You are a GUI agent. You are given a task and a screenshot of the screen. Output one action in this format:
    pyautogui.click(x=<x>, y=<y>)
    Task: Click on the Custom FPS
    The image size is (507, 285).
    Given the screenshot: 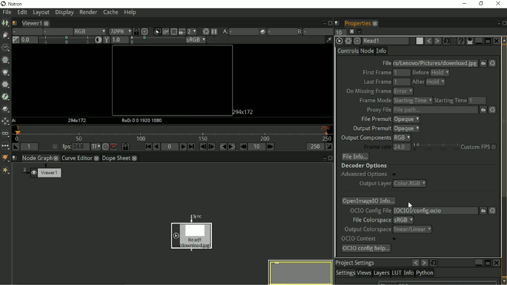 What is the action you would take?
    pyautogui.click(x=479, y=146)
    